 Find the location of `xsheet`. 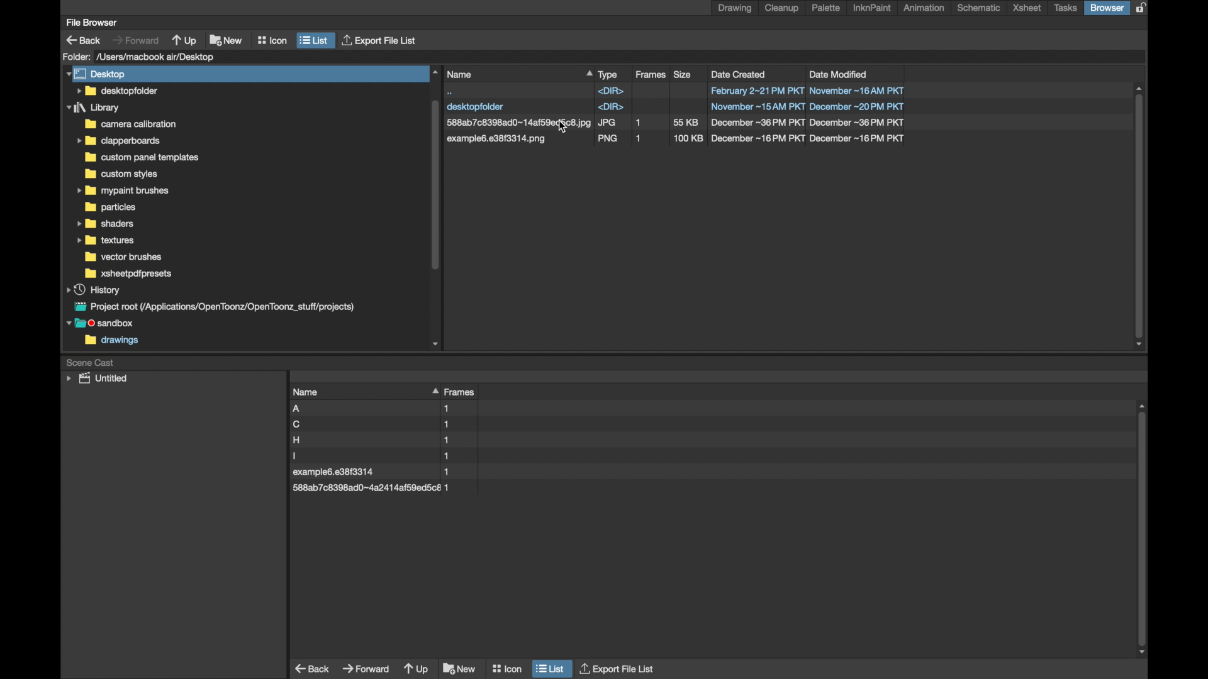

xsheet is located at coordinates (1027, 8).